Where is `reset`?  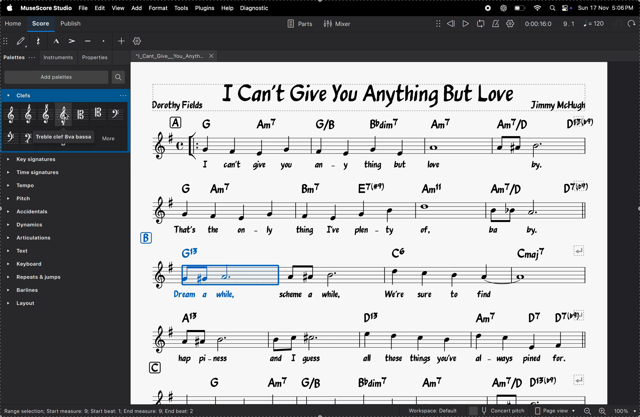
reset is located at coordinates (36, 41).